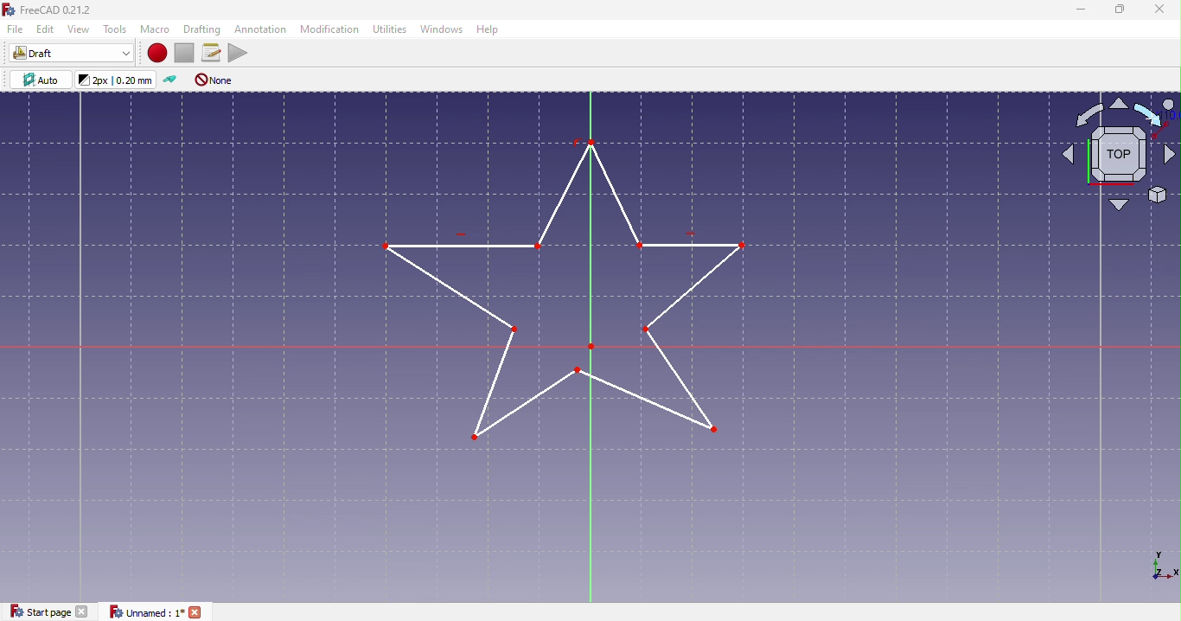  Describe the element at coordinates (1155, 119) in the screenshot. I see `cursor` at that location.